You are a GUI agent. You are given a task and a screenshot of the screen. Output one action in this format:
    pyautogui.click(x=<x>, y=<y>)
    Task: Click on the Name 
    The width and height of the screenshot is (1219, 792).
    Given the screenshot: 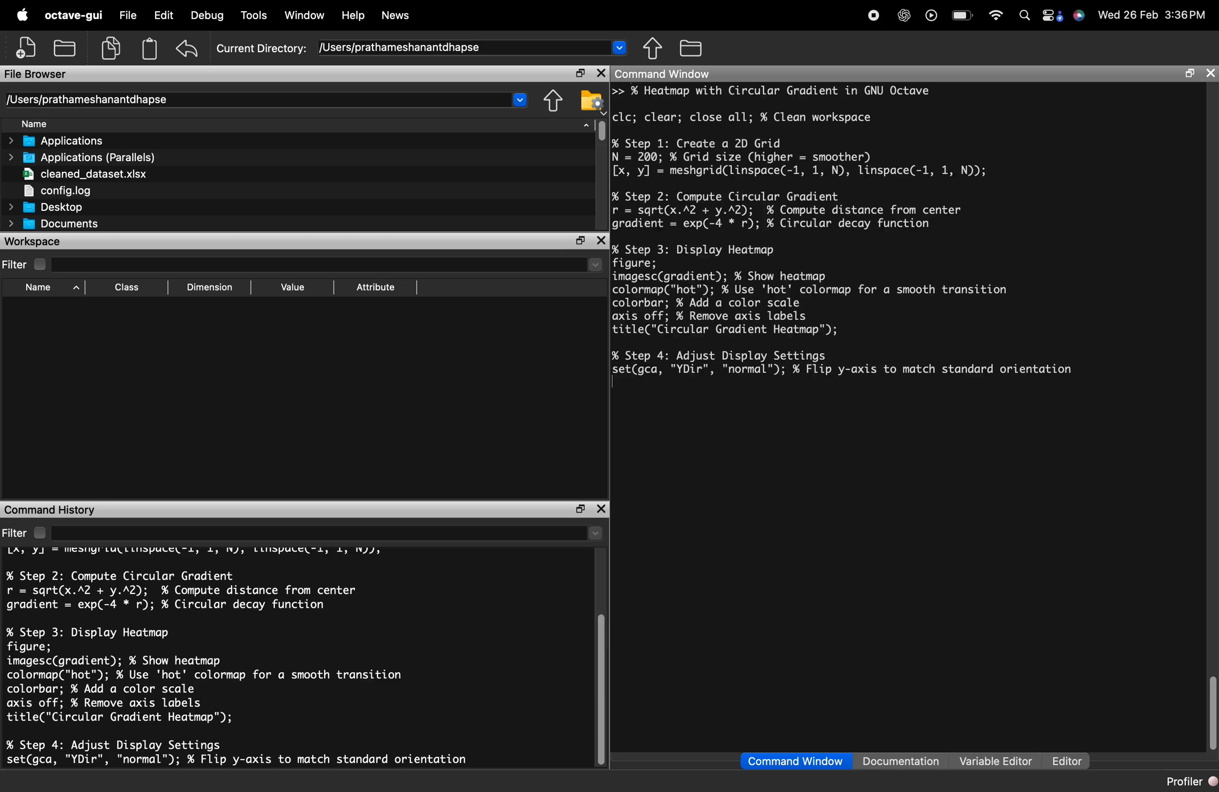 What is the action you would take?
    pyautogui.click(x=49, y=290)
    